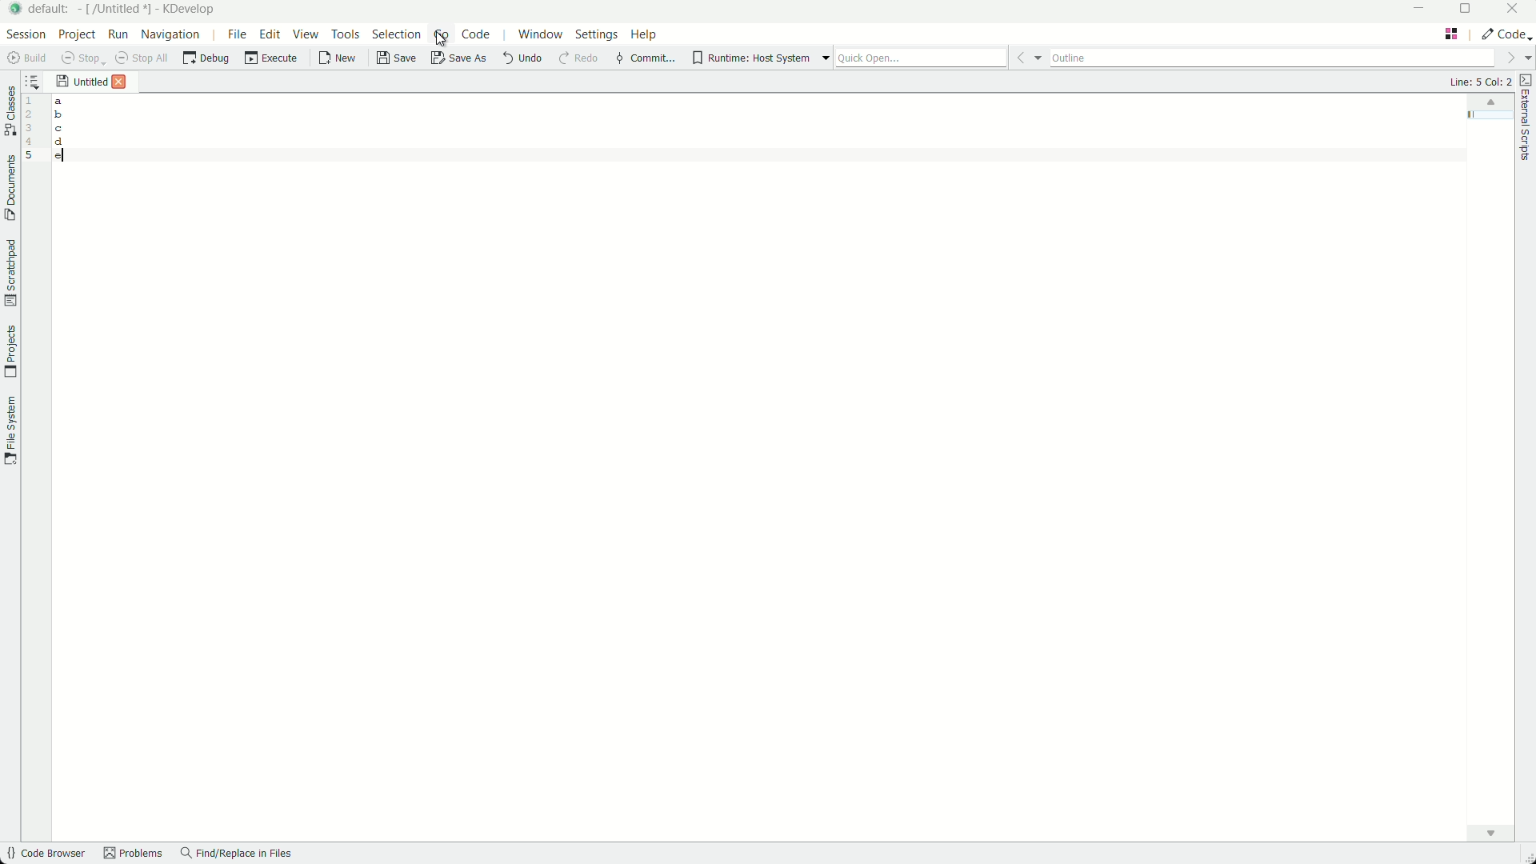 The image size is (1536, 864). Describe the element at coordinates (1526, 122) in the screenshot. I see `external scripts` at that location.